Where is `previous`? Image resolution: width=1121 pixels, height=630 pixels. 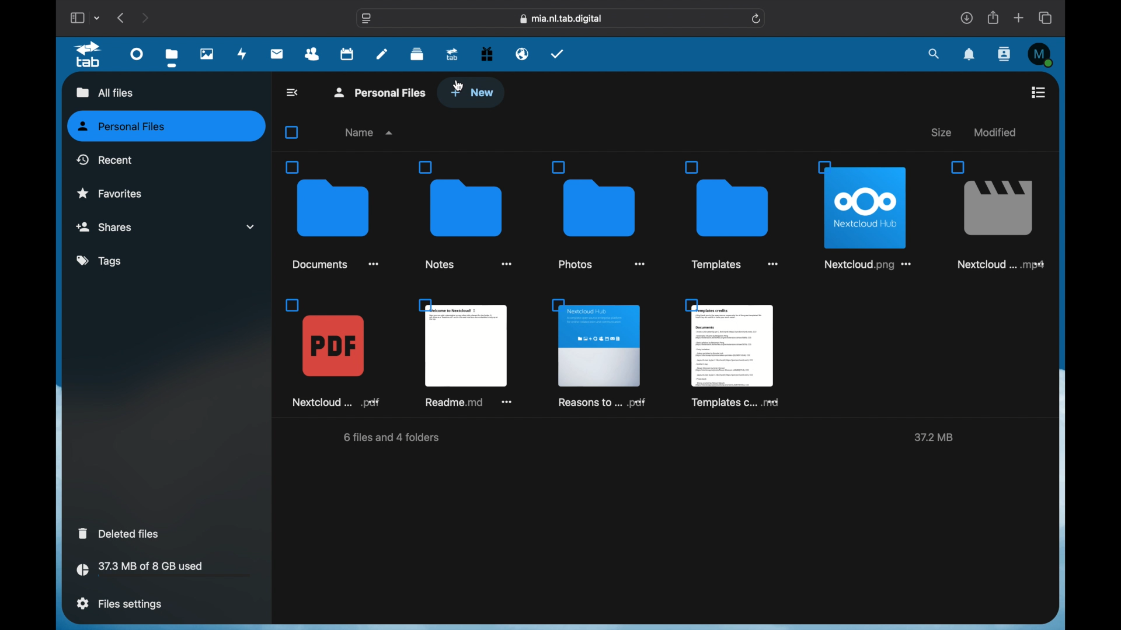
previous is located at coordinates (121, 17).